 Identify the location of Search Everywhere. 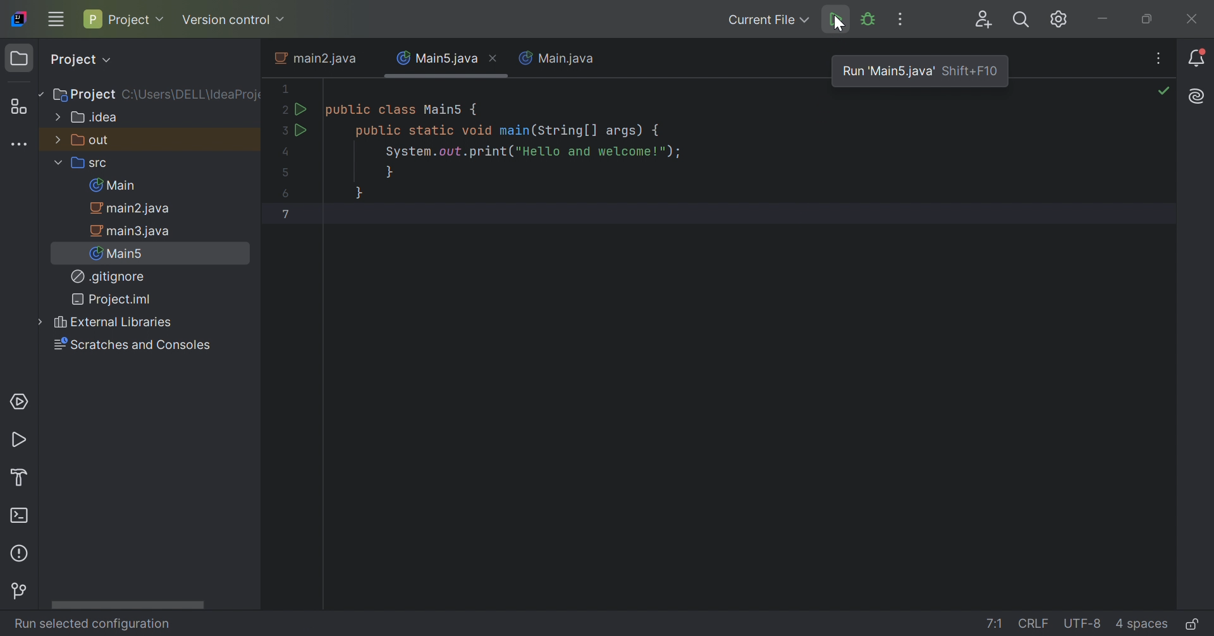
(1022, 19).